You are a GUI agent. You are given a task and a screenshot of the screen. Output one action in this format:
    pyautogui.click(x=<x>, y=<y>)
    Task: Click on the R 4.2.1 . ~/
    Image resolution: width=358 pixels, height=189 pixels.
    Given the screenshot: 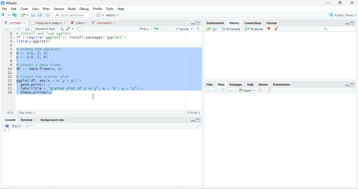 What is the action you would take?
    pyautogui.click(x=20, y=126)
    